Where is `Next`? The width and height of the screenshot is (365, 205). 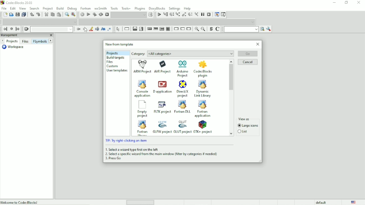
Next is located at coordinates (85, 29).